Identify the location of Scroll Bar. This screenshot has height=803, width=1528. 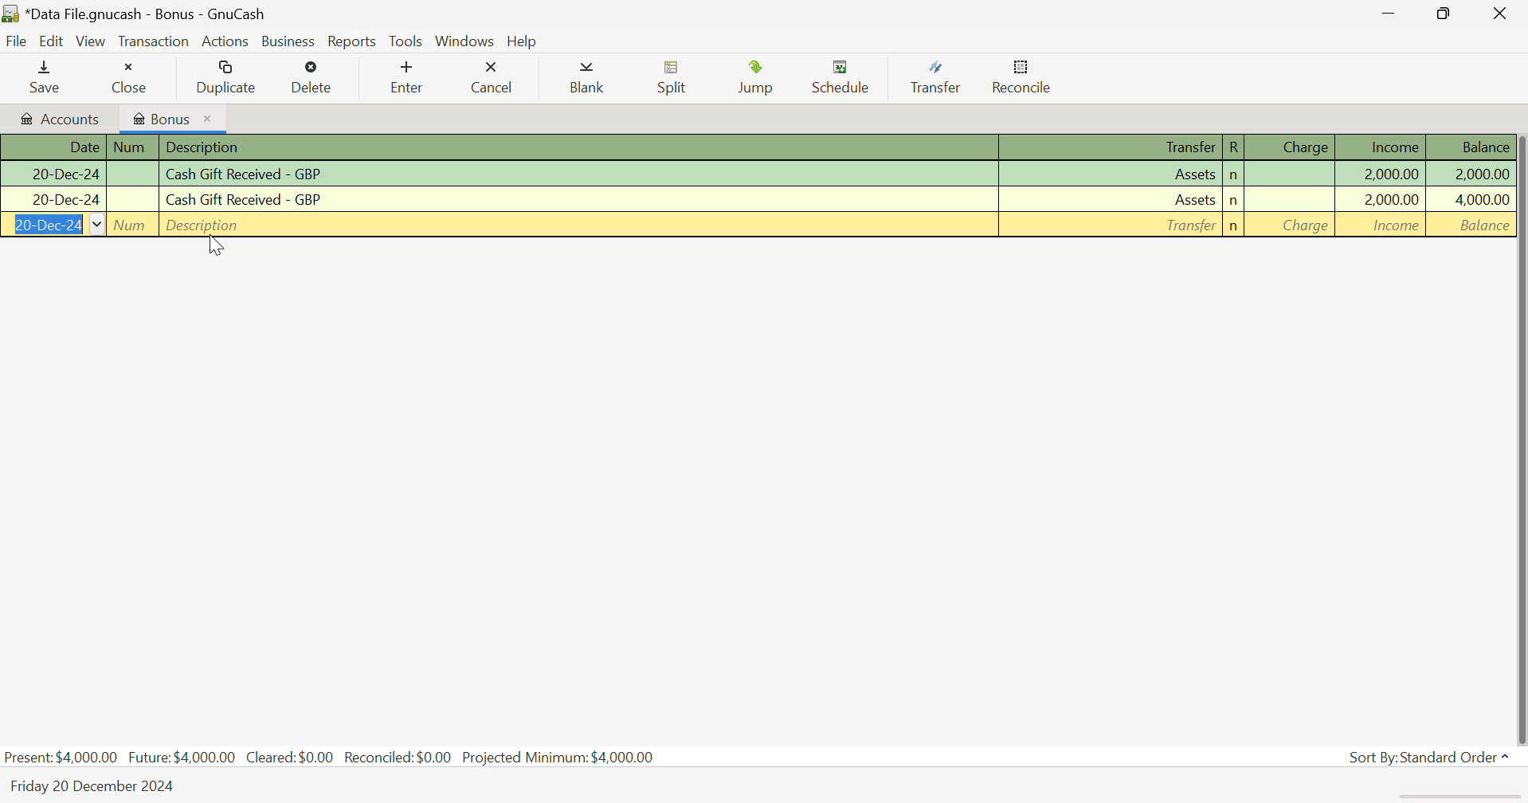
(1518, 433).